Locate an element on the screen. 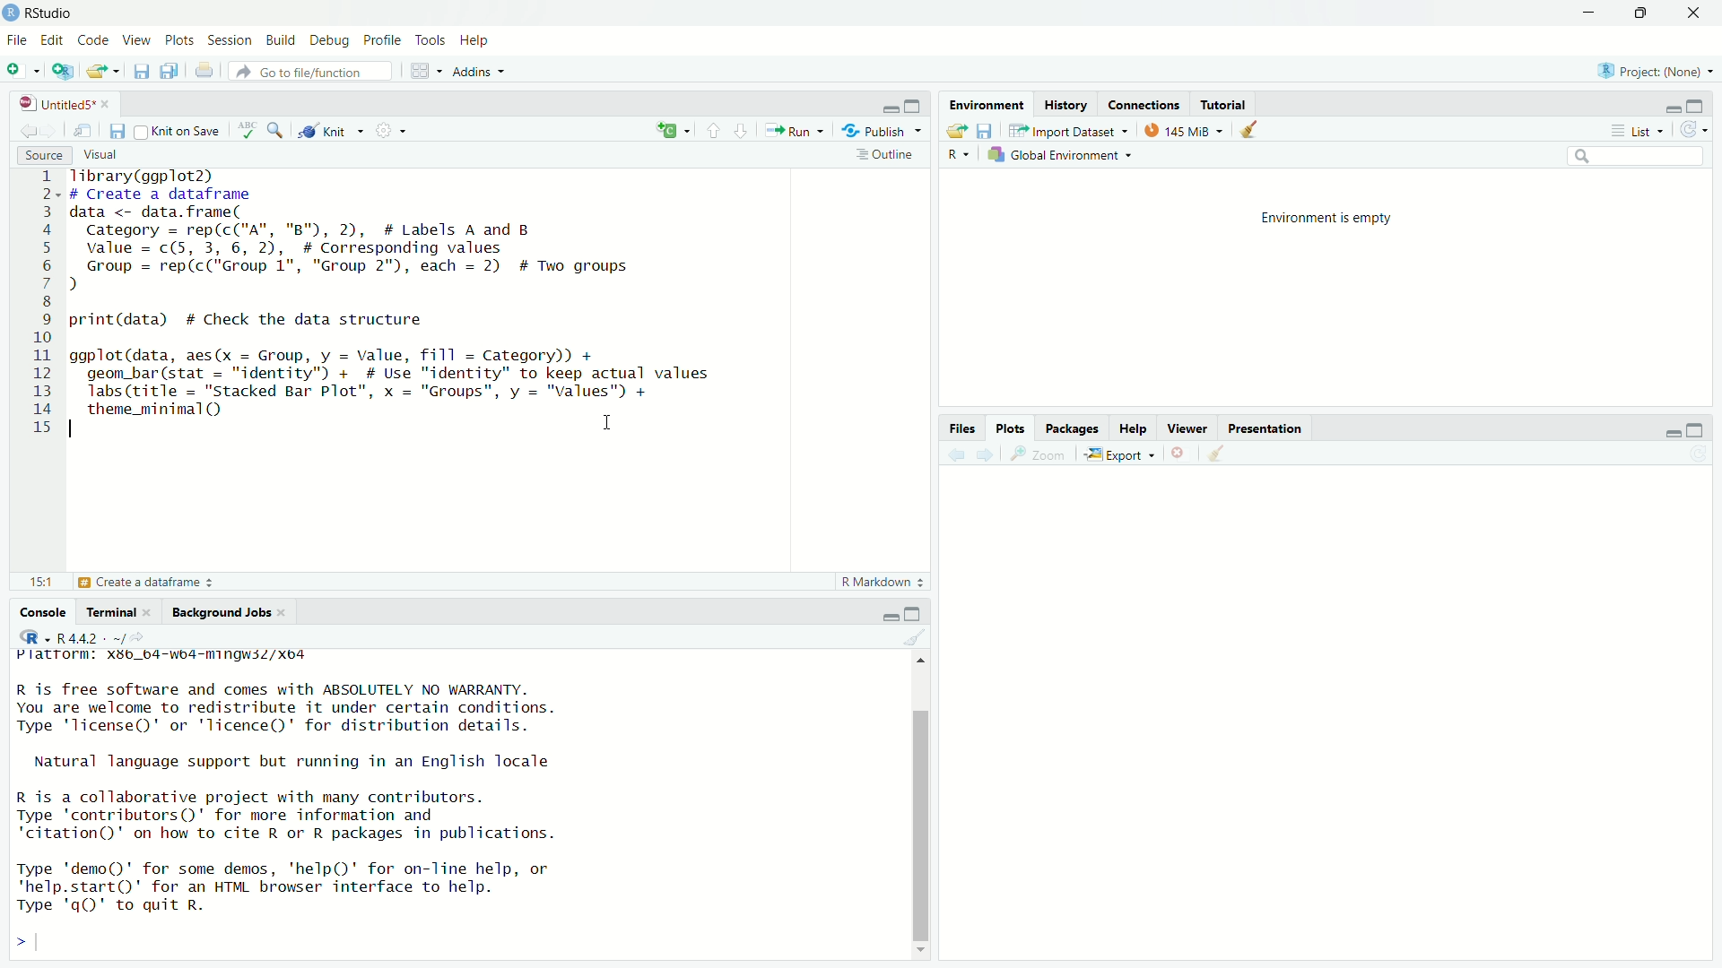 This screenshot has width=1722, height=968. Source is located at coordinates (42, 153).